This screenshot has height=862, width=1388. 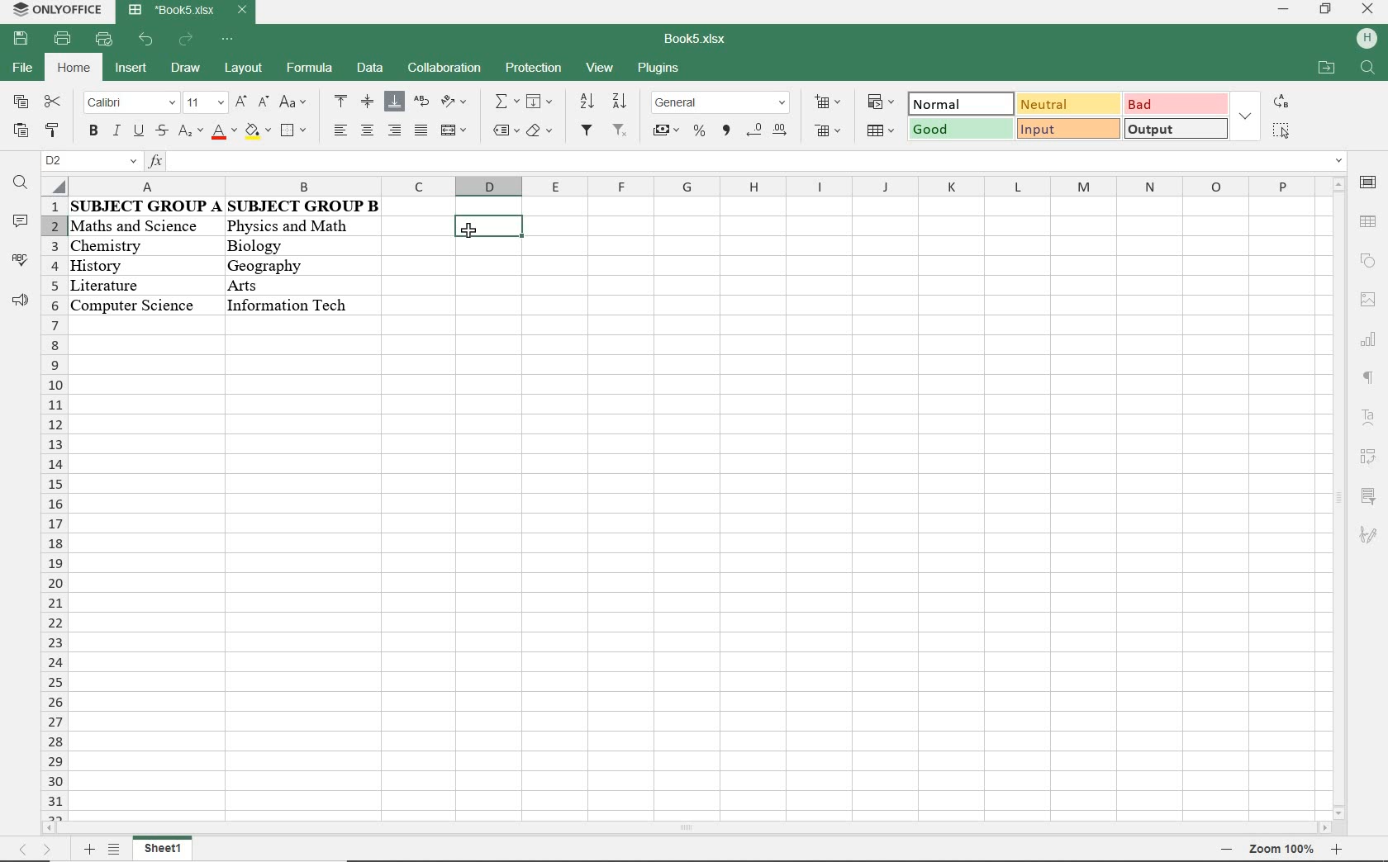 I want to click on maths and science , so click(x=142, y=225).